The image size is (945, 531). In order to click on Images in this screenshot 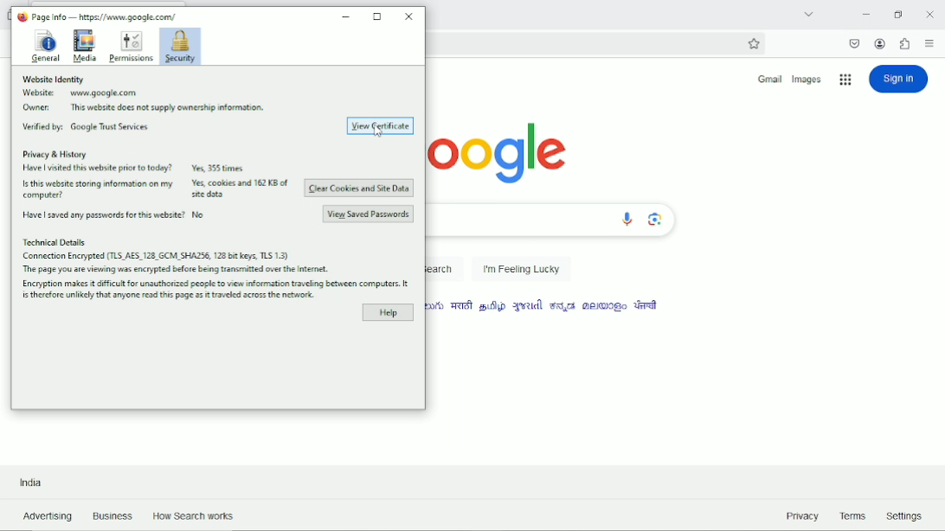, I will do `click(809, 80)`.